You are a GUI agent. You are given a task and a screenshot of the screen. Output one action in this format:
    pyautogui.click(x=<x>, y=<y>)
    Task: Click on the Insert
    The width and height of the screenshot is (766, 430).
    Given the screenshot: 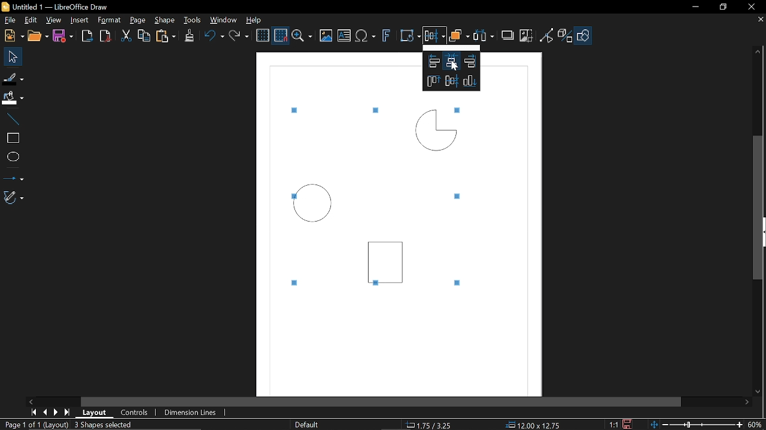 What is the action you would take?
    pyautogui.click(x=80, y=19)
    